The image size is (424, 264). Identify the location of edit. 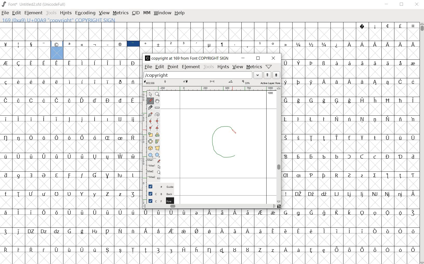
(159, 67).